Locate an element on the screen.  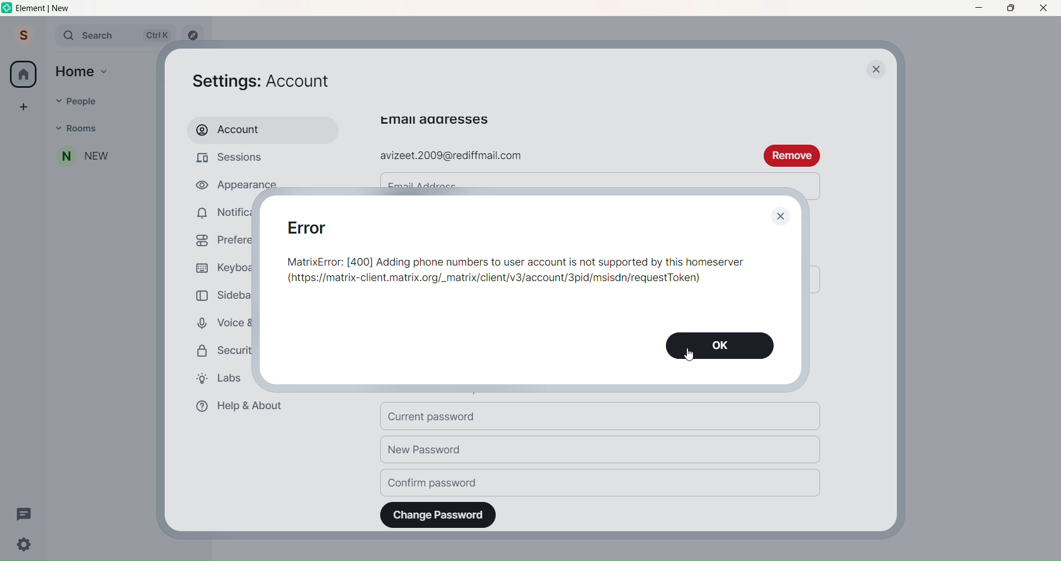
Close dialog box is located at coordinates (780, 217).